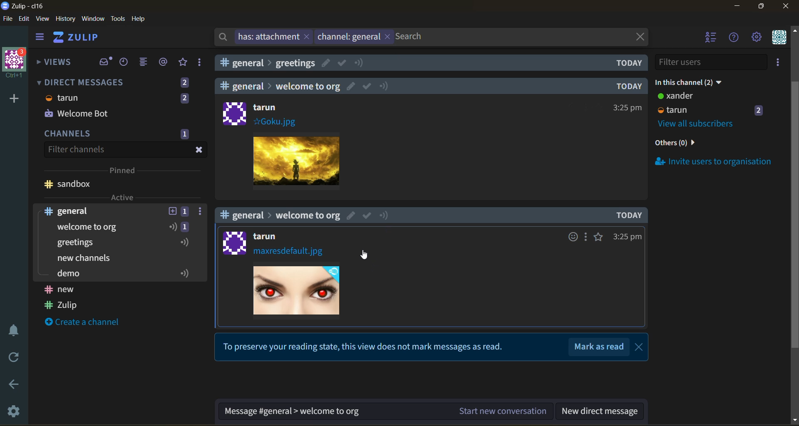 The width and height of the screenshot is (799, 426). Describe the element at coordinates (40, 38) in the screenshot. I see `hide sidebar` at that location.